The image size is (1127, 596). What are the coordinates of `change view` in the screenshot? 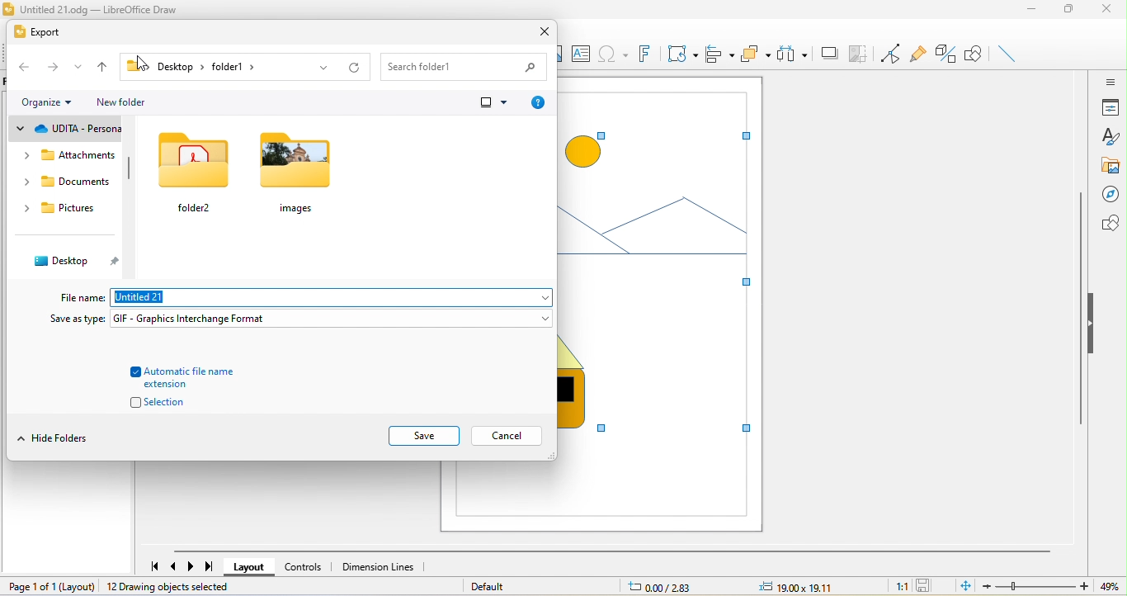 It's located at (492, 102).